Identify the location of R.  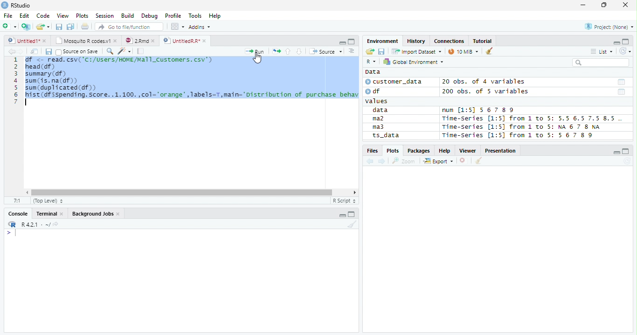
(11, 224).